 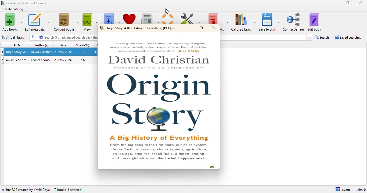 I want to click on calibre library, so click(x=243, y=22).